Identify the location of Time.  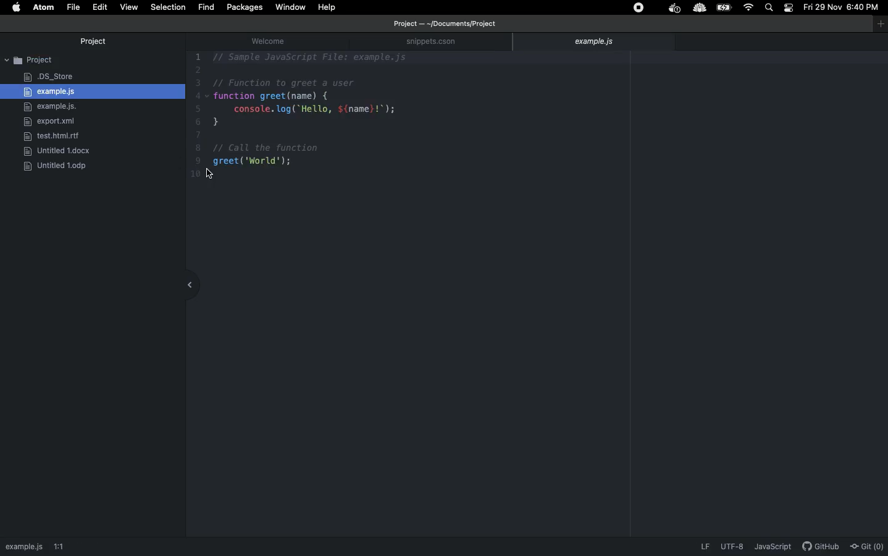
(866, 9).